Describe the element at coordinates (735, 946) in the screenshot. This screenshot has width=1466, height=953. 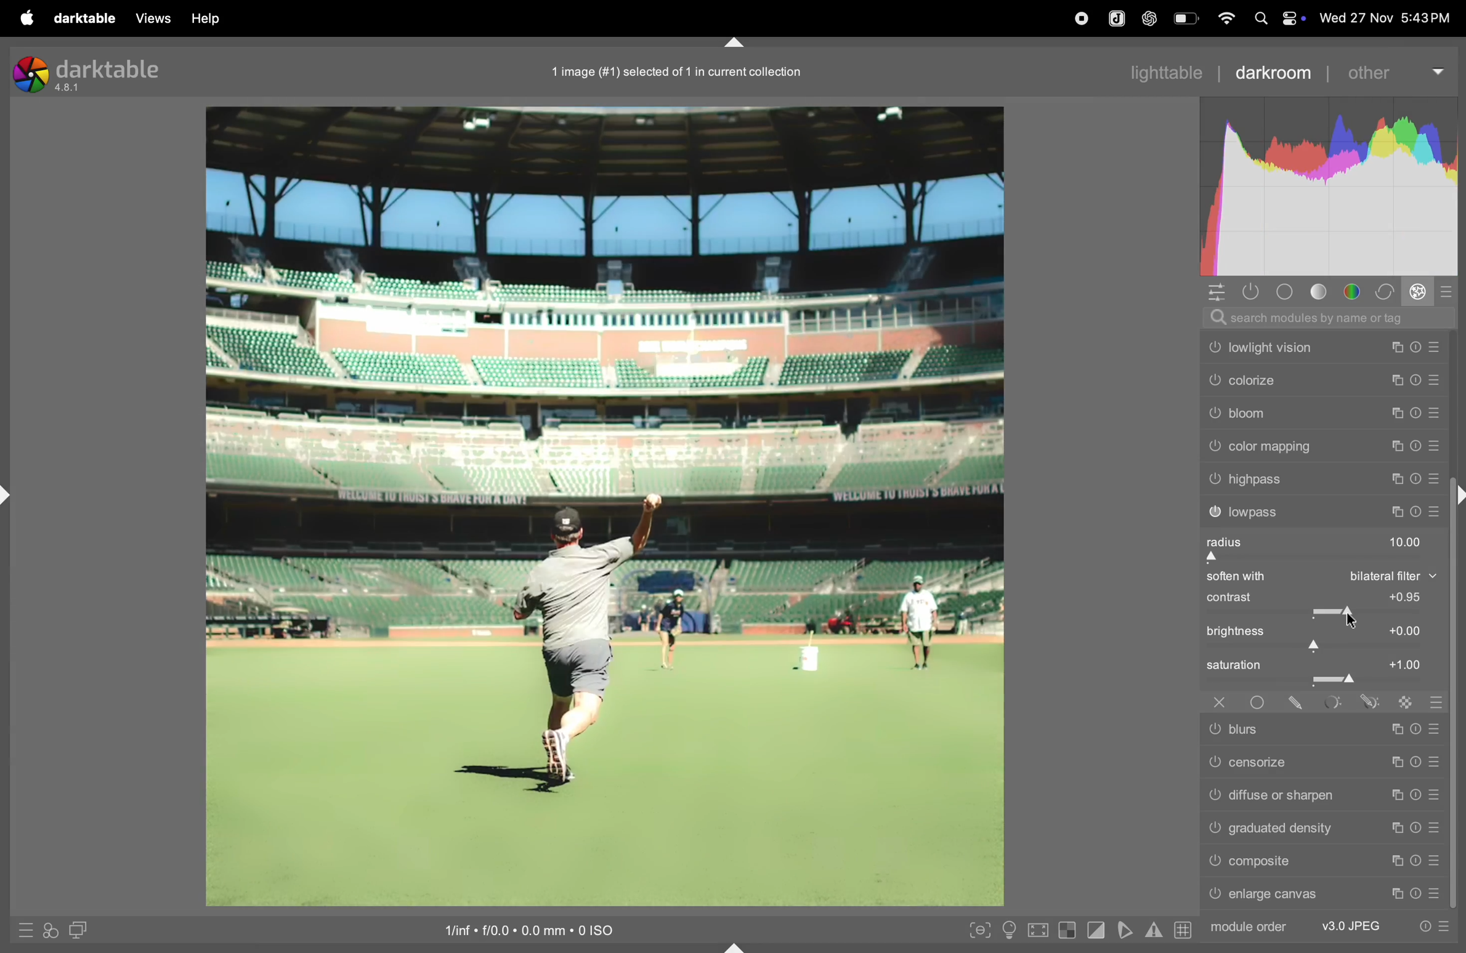
I see `shift+ctrl+b` at that location.